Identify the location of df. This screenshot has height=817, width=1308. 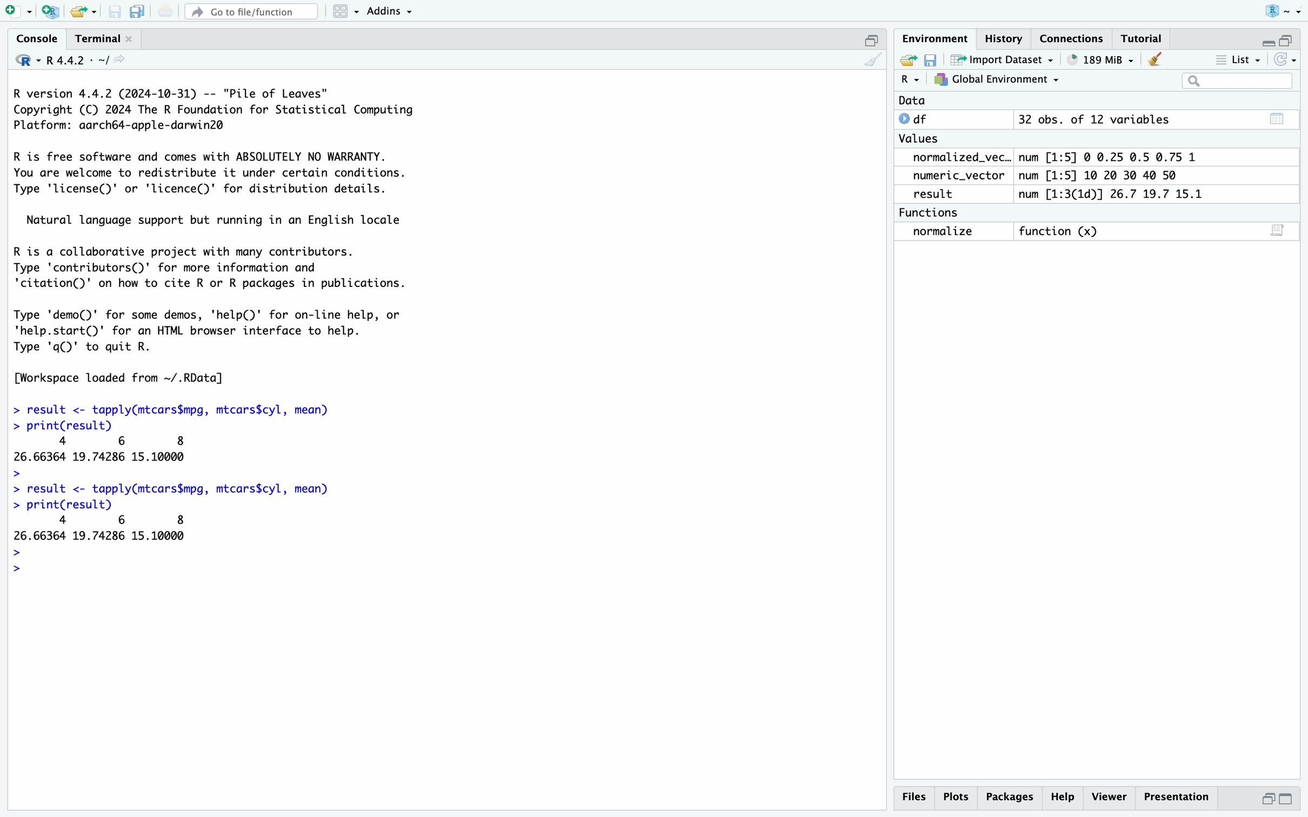
(921, 119).